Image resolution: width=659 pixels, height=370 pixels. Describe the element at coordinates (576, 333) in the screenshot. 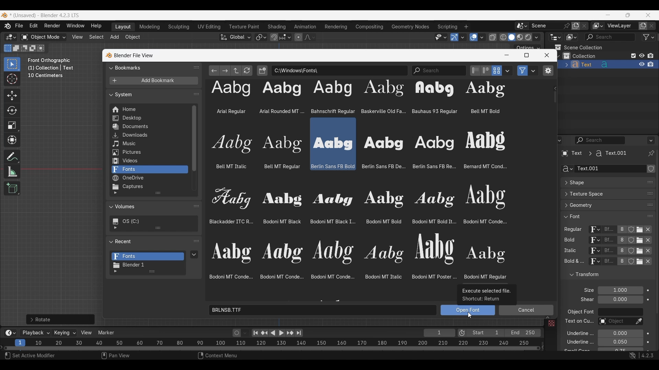

I see `underline` at that location.